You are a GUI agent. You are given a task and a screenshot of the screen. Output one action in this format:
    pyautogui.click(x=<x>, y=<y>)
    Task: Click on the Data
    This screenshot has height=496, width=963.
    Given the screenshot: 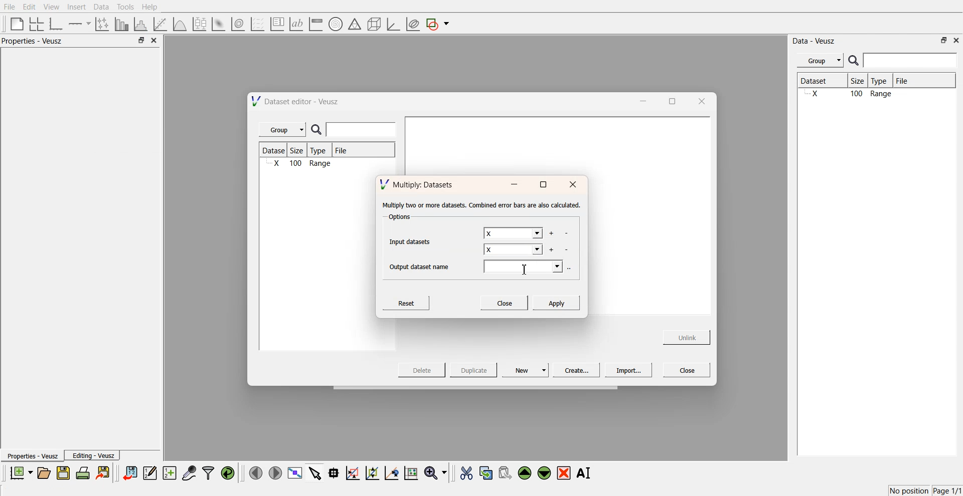 What is the action you would take?
    pyautogui.click(x=101, y=7)
    